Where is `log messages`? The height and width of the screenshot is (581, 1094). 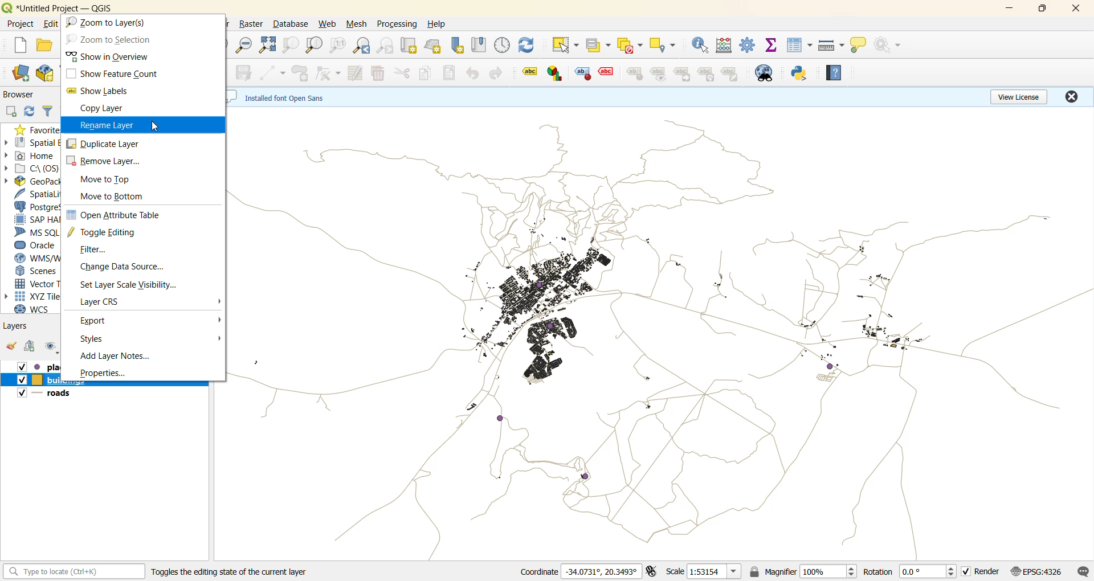 log messages is located at coordinates (1083, 571).